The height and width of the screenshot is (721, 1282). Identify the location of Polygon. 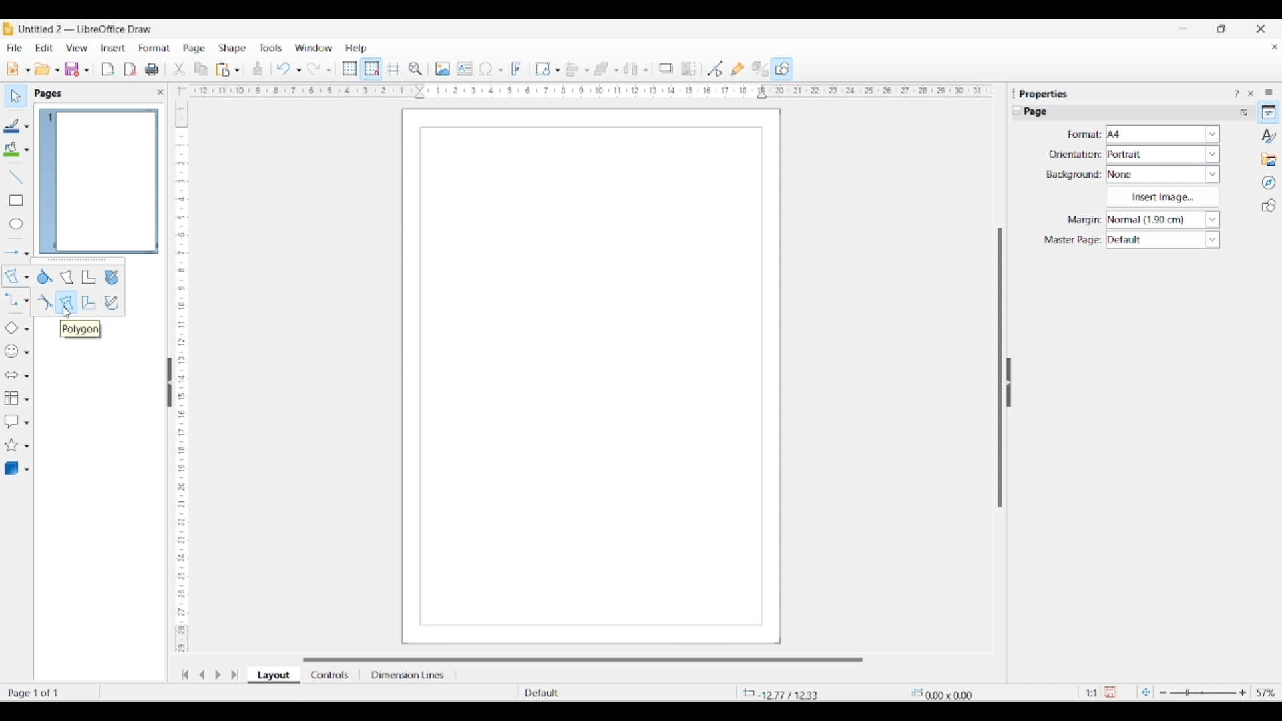
(67, 303).